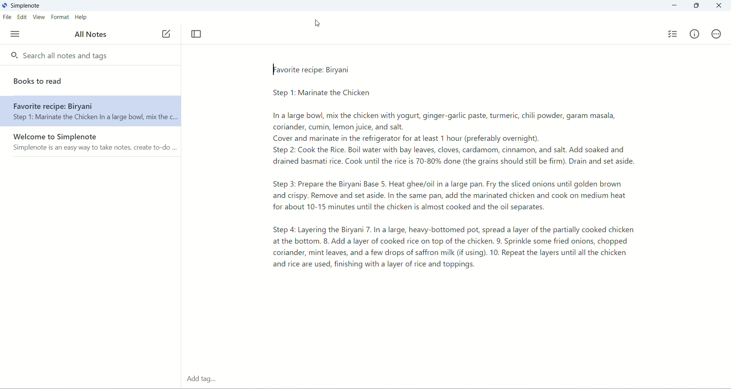 Image resolution: width=731 pixels, height=389 pixels. Describe the element at coordinates (720, 5) in the screenshot. I see `close` at that location.